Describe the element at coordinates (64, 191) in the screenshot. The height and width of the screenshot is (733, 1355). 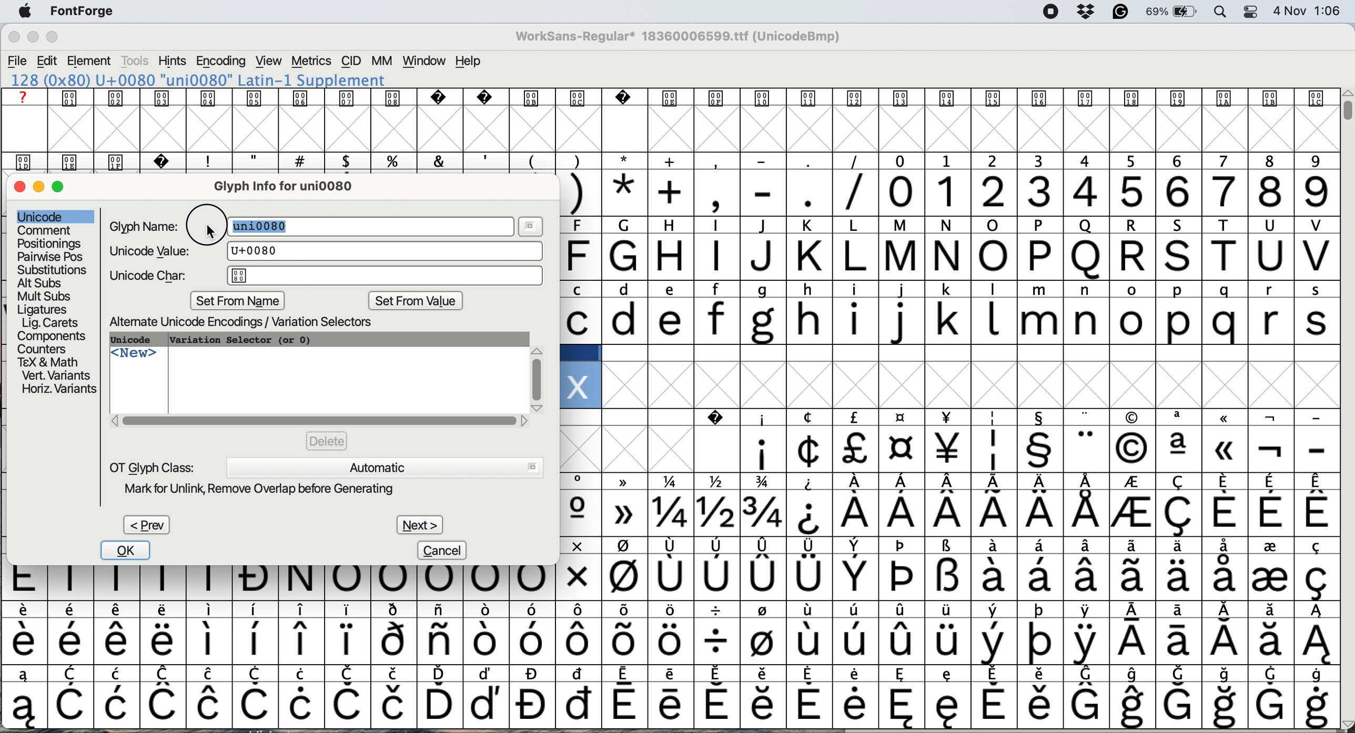
I see `maximise` at that location.